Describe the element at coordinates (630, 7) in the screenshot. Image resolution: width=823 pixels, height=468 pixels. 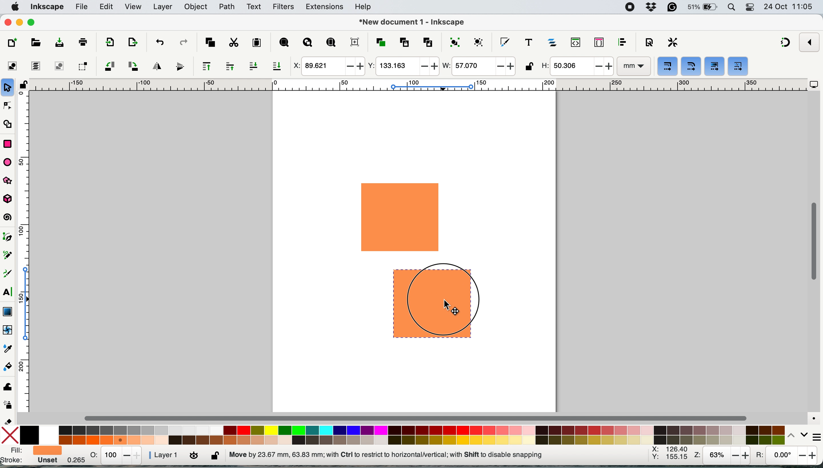
I see `screen recorder` at that location.